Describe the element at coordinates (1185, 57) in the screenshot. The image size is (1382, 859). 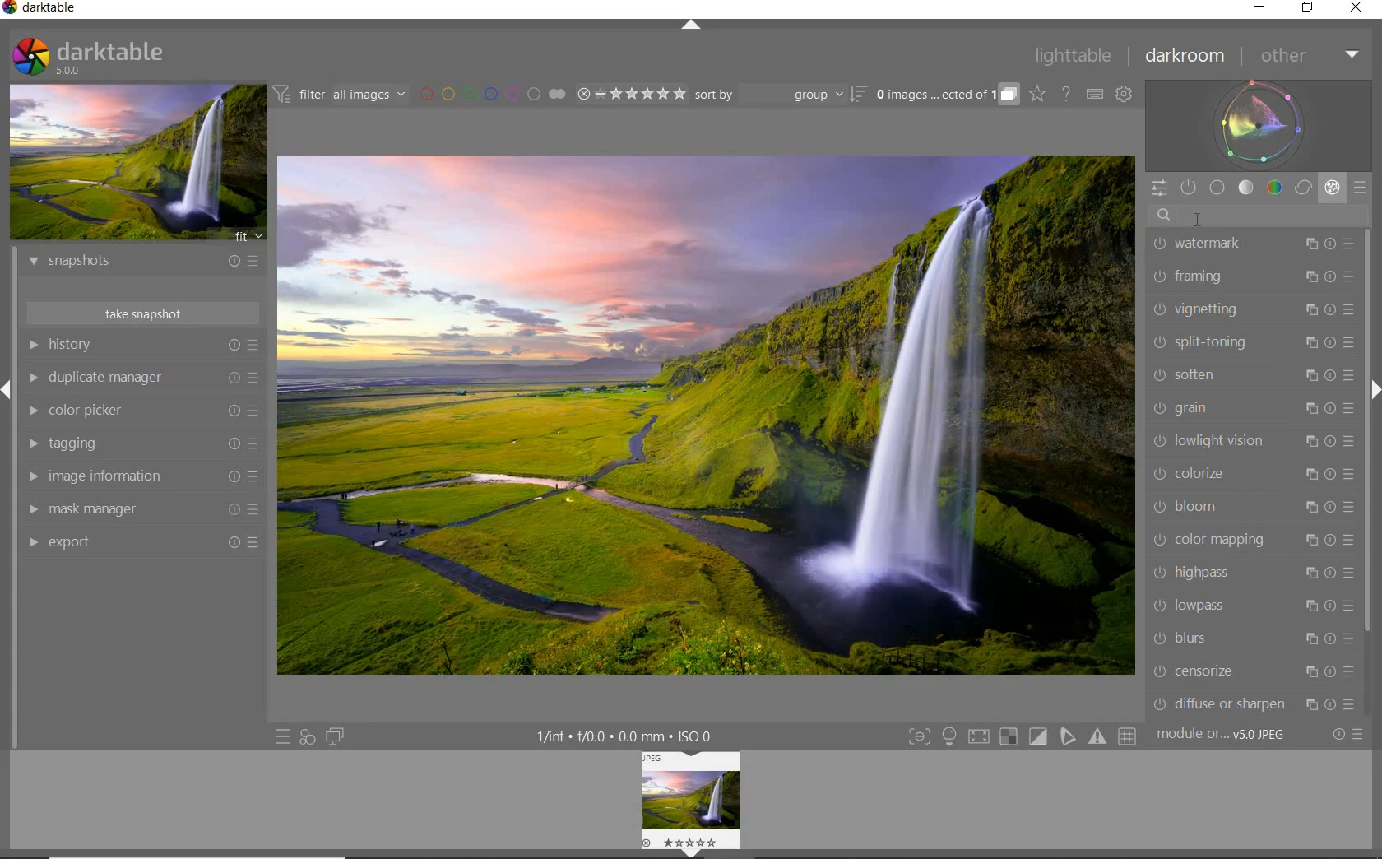
I see `darkroom` at that location.